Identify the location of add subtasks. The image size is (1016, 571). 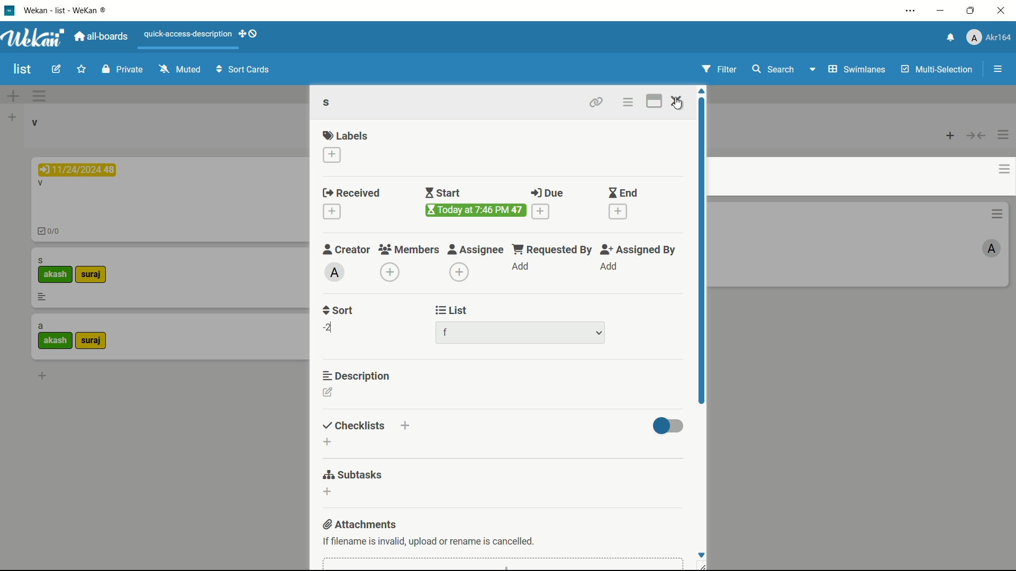
(326, 491).